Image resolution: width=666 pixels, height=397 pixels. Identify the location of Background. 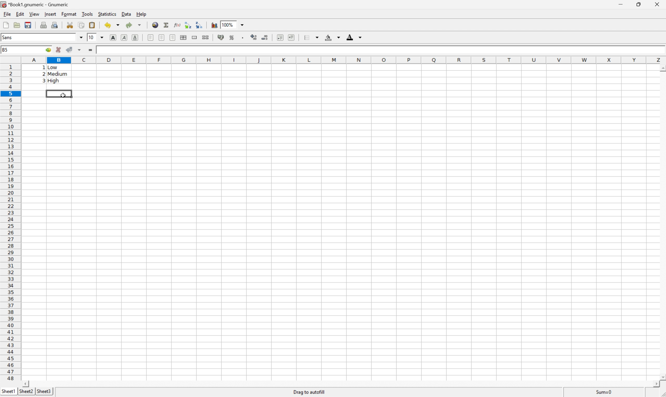
(332, 37).